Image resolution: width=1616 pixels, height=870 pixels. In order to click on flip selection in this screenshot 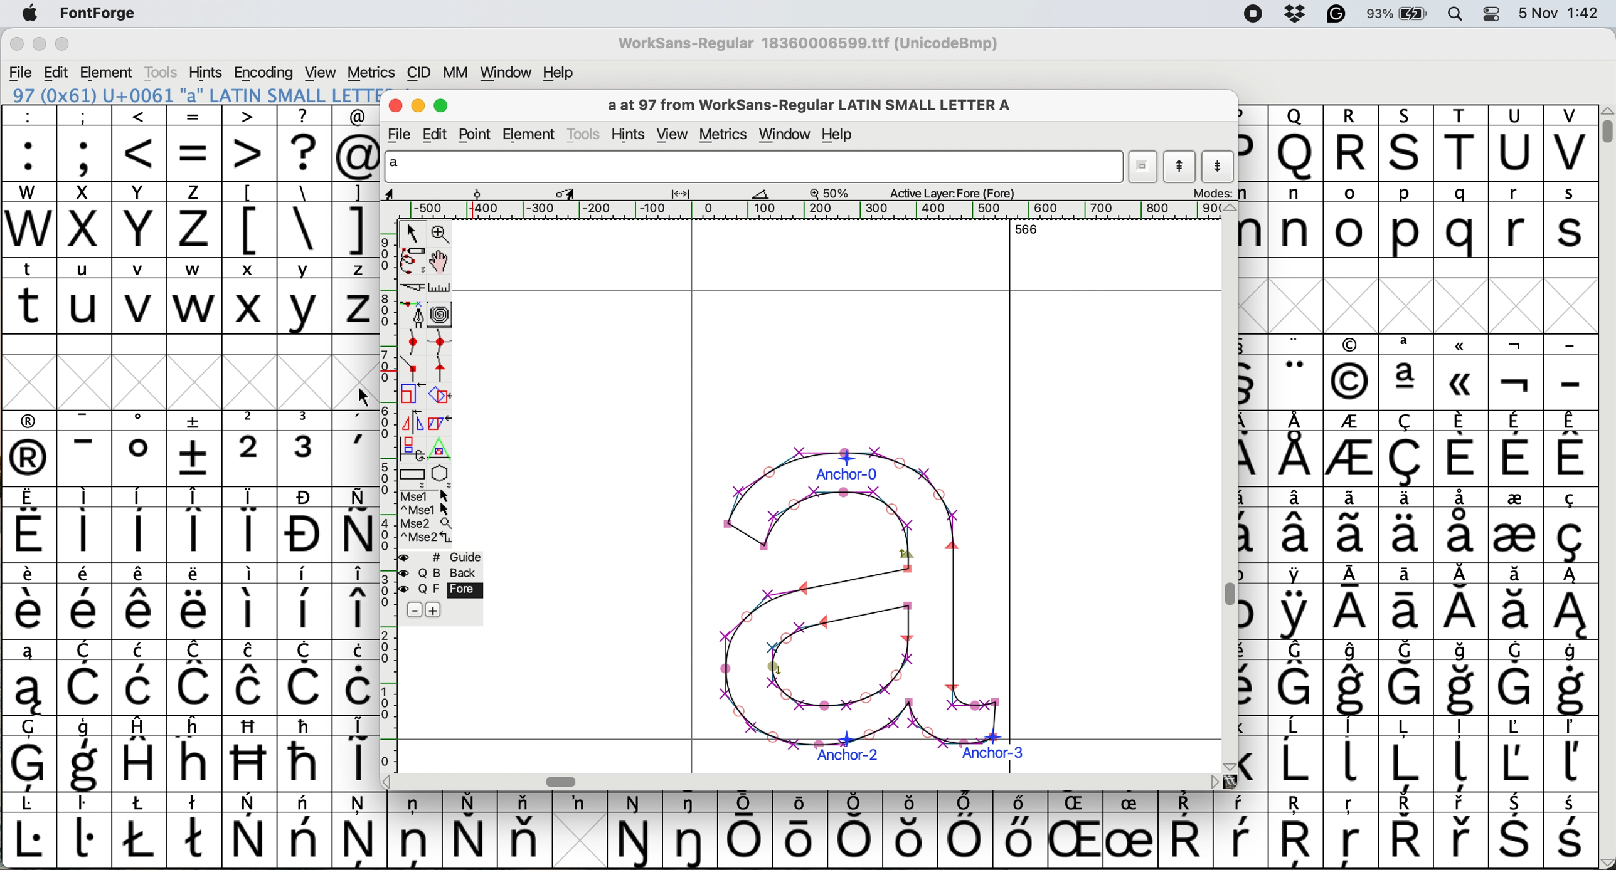, I will do `click(412, 420)`.